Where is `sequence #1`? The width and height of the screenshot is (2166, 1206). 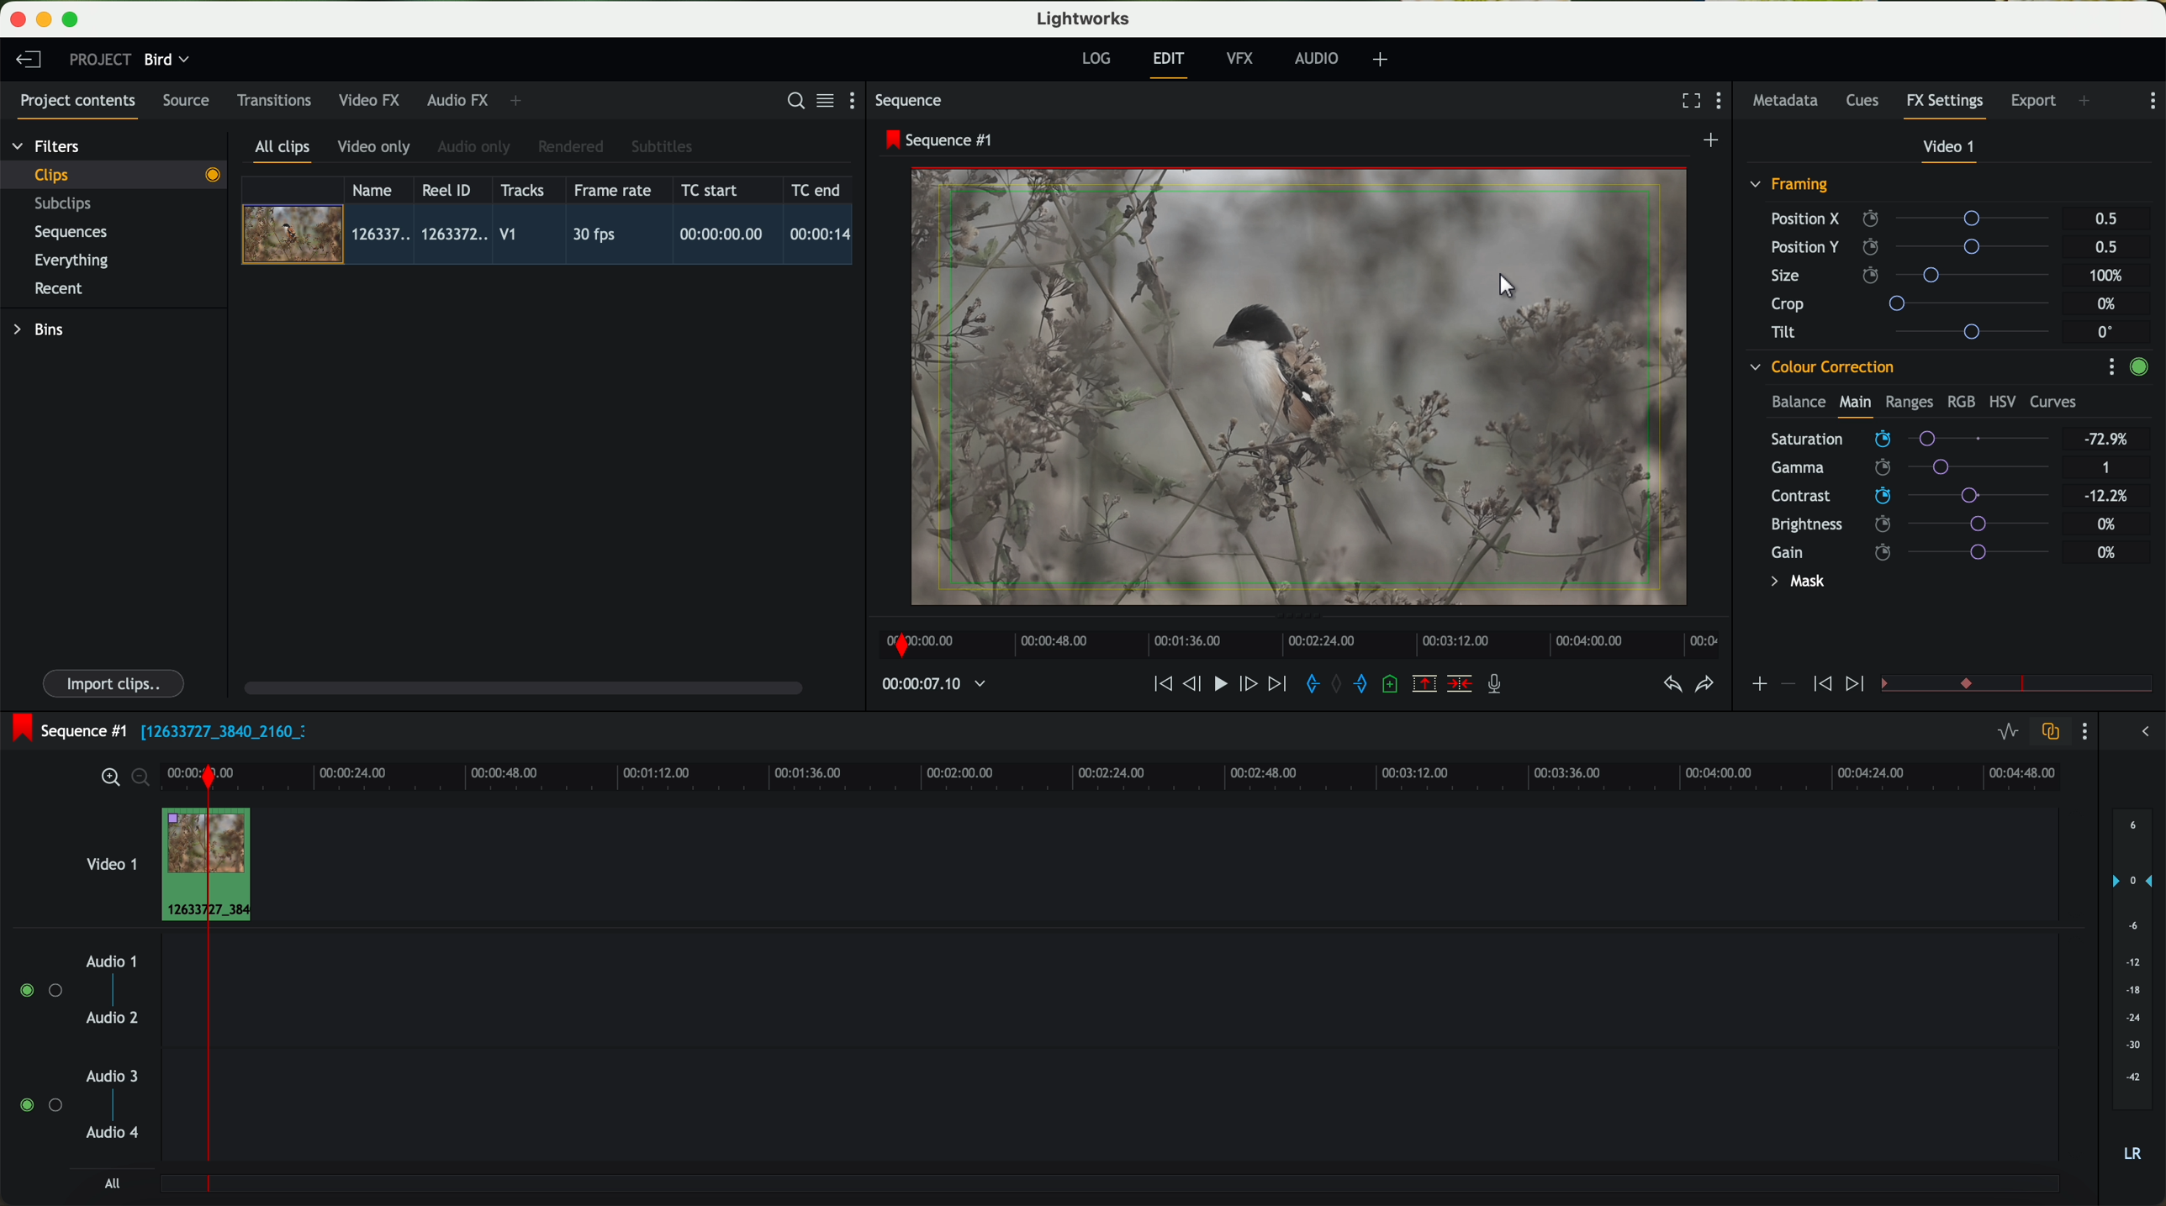
sequence #1 is located at coordinates (941, 140).